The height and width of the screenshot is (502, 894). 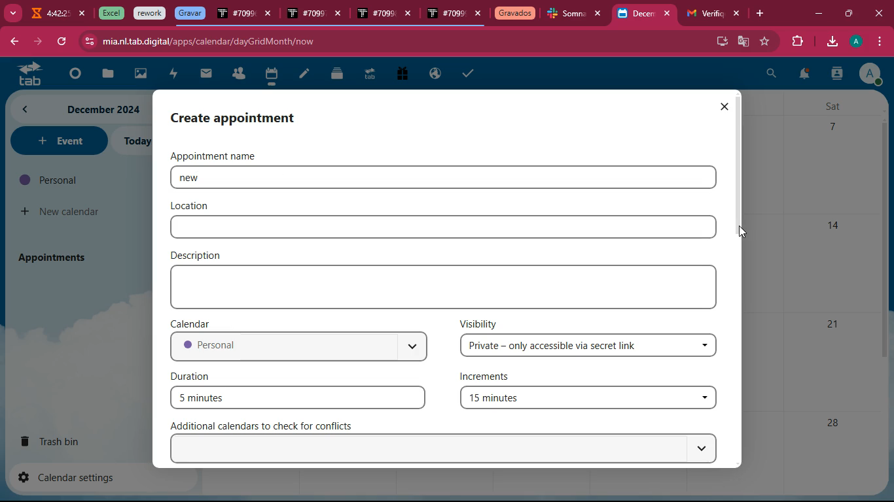 I want to click on profile, so click(x=858, y=41).